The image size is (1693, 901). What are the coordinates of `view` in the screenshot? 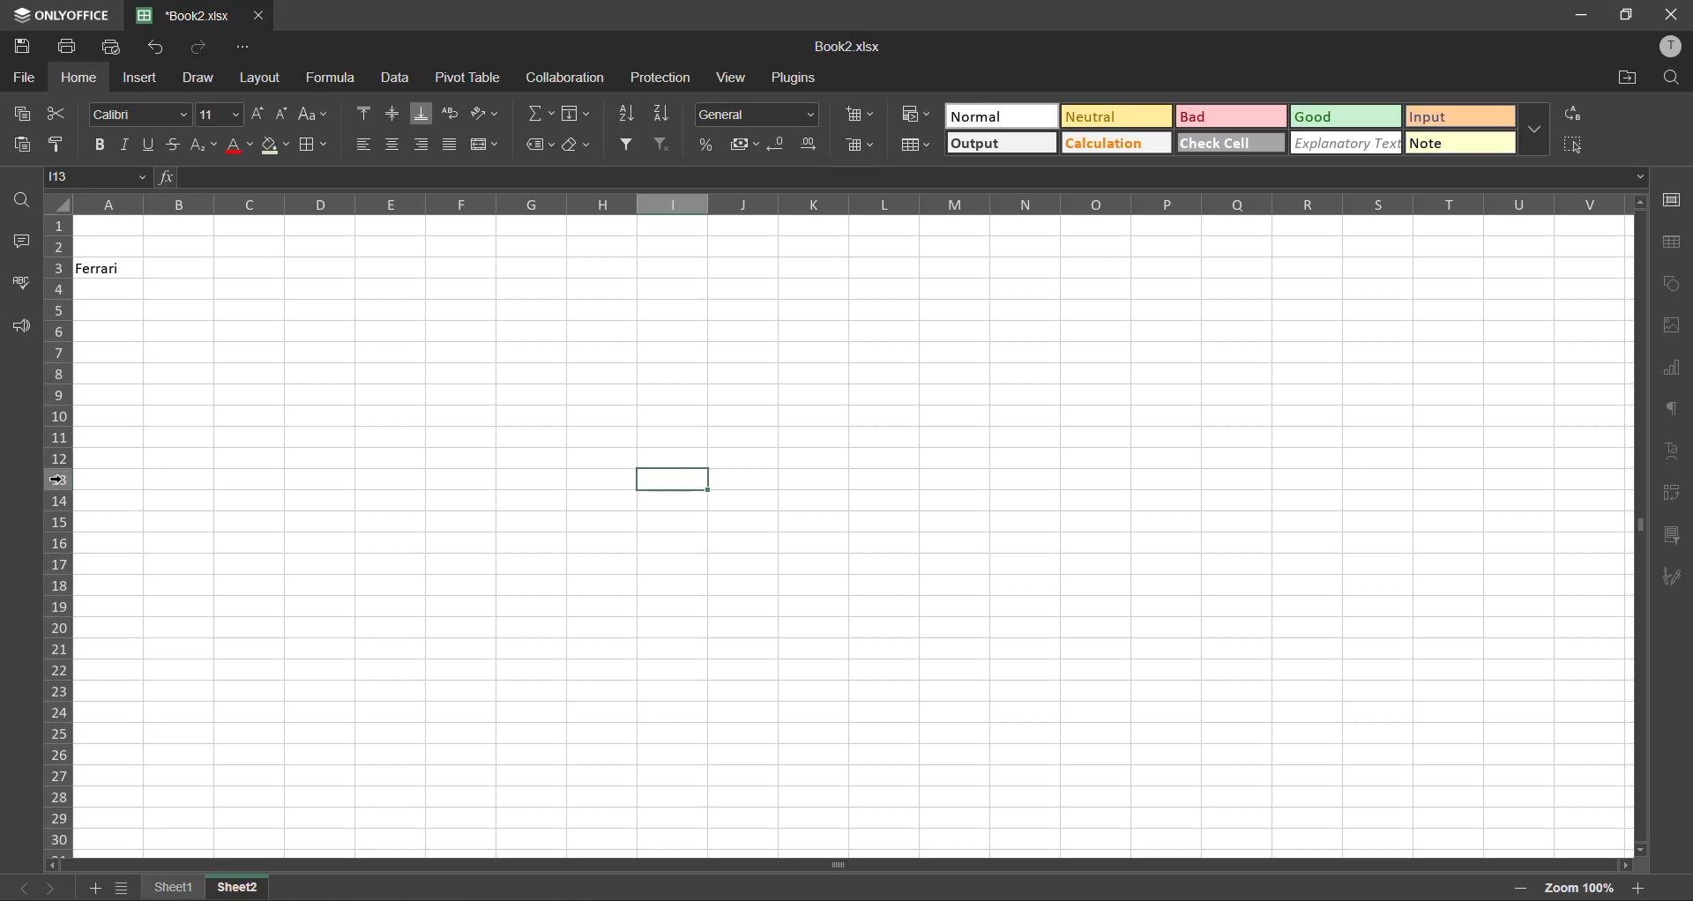 It's located at (730, 76).